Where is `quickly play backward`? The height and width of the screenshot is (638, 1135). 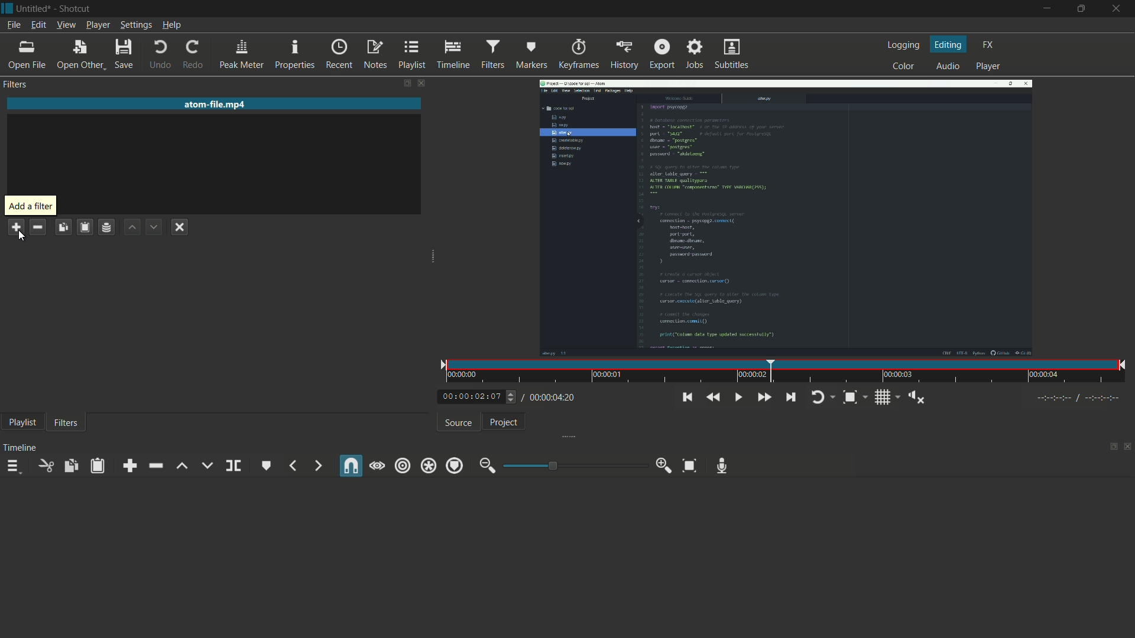
quickly play backward is located at coordinates (712, 397).